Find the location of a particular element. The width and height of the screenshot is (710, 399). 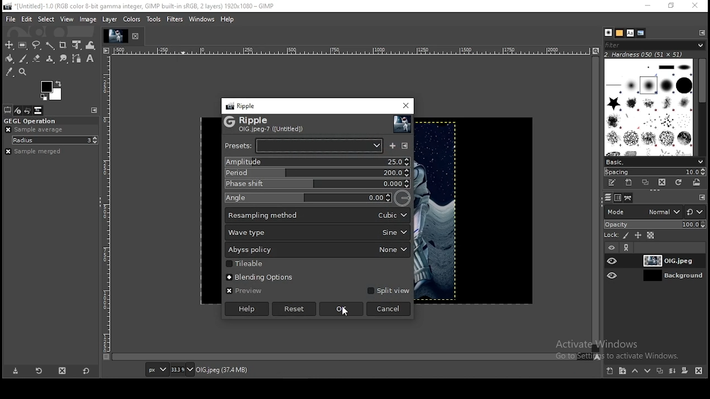

layer visibility is located at coordinates (613, 260).